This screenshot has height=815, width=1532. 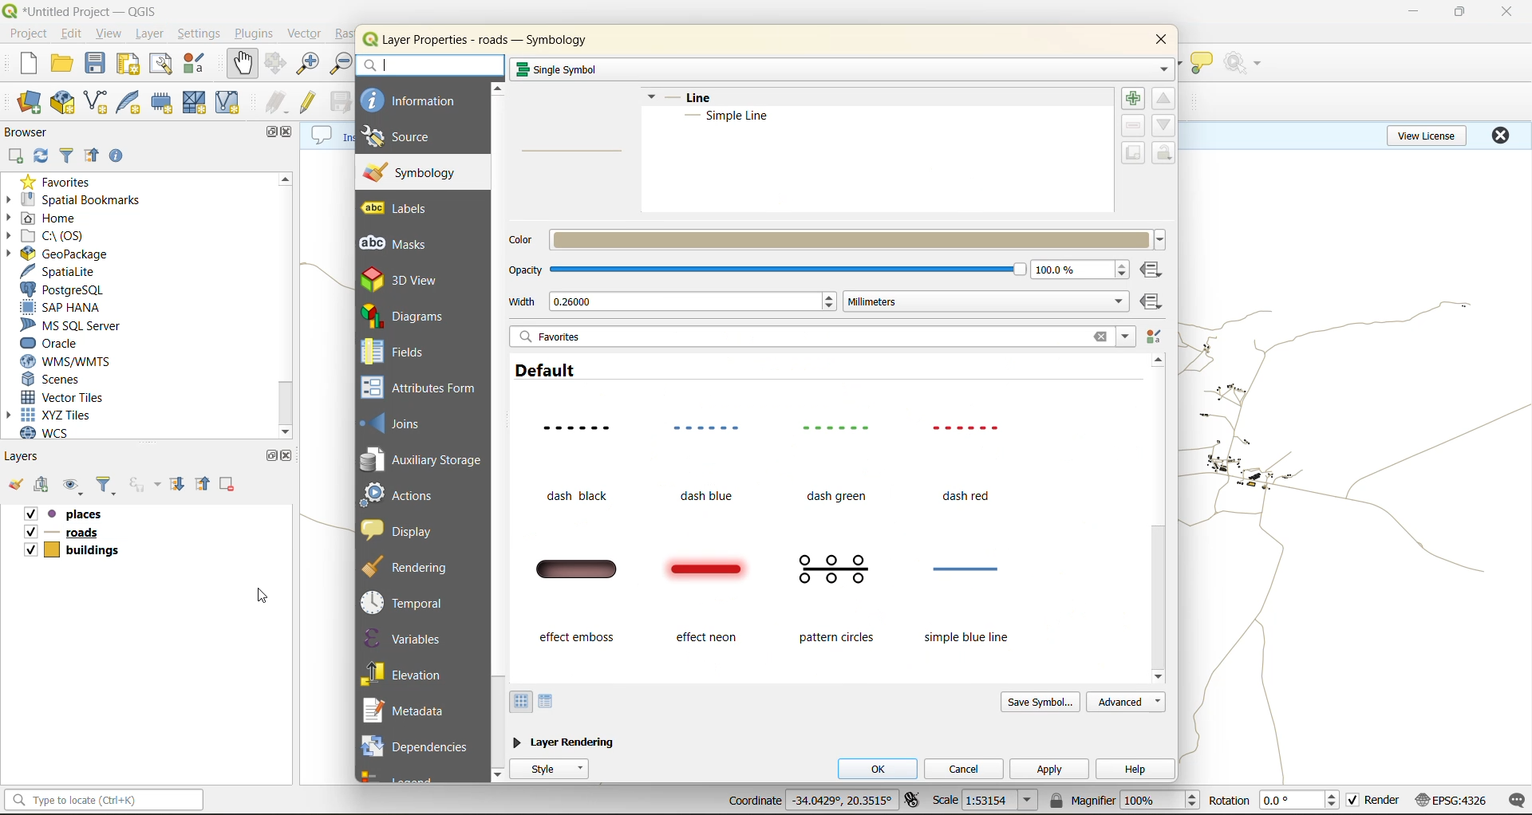 What do you see at coordinates (548, 703) in the screenshot?
I see `list view` at bounding box center [548, 703].